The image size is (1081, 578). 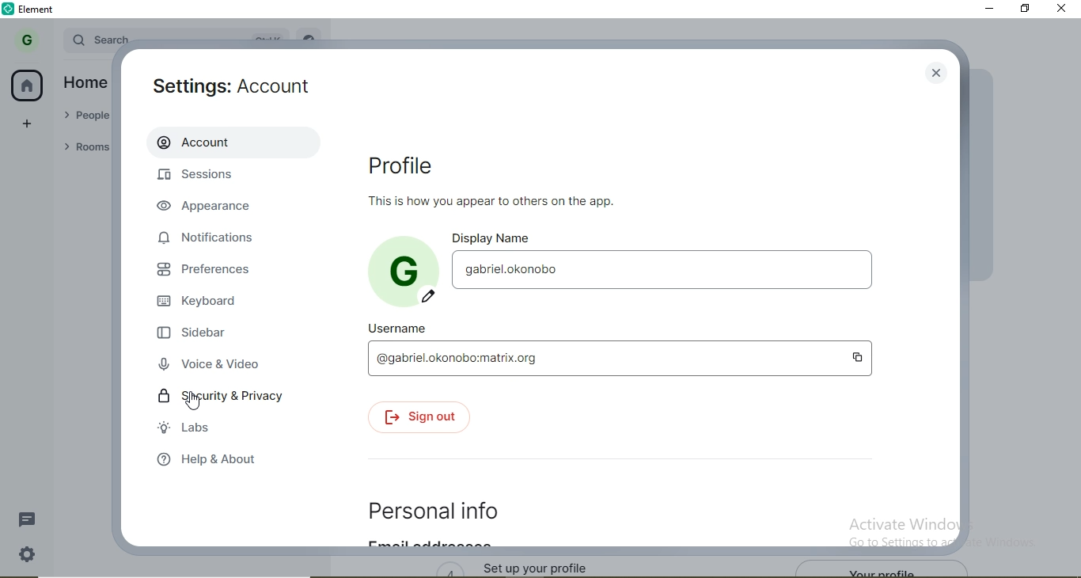 I want to click on home, so click(x=28, y=86).